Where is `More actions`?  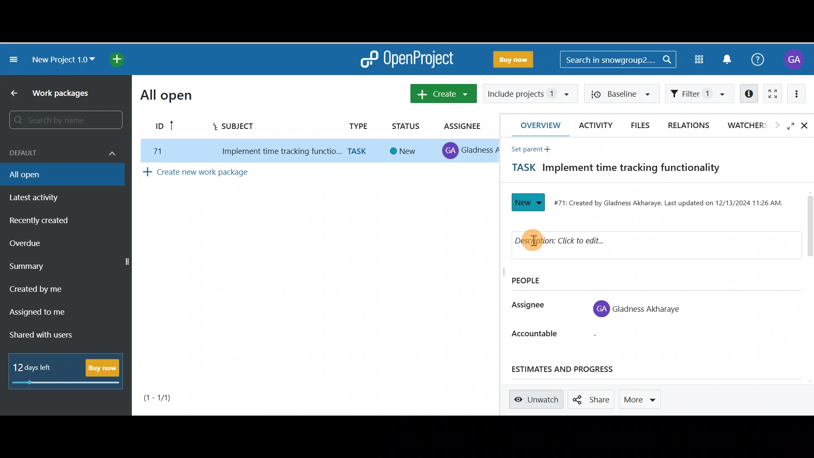 More actions is located at coordinates (801, 94).